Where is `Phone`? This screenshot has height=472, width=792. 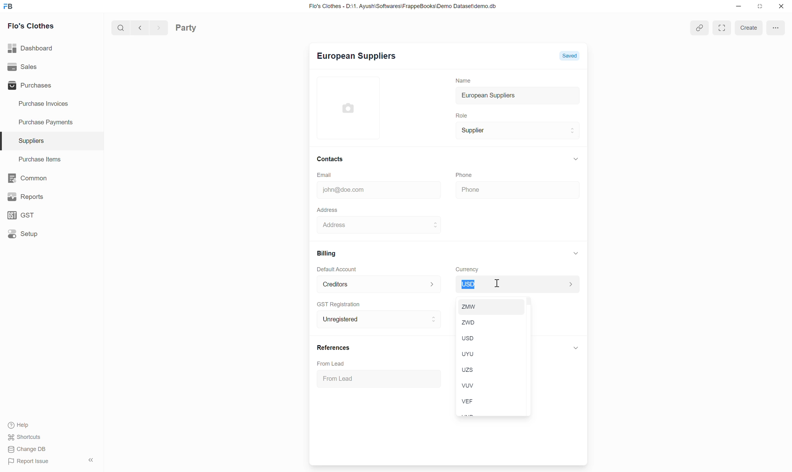 Phone is located at coordinates (485, 190).